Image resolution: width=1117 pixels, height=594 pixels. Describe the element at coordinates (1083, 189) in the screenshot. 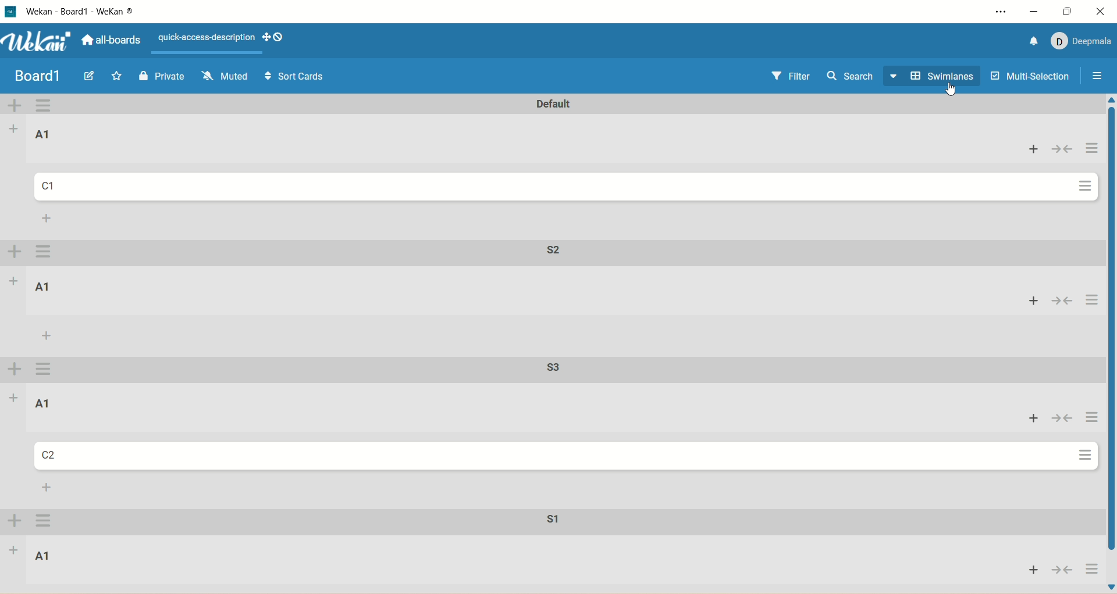

I see `actions` at that location.